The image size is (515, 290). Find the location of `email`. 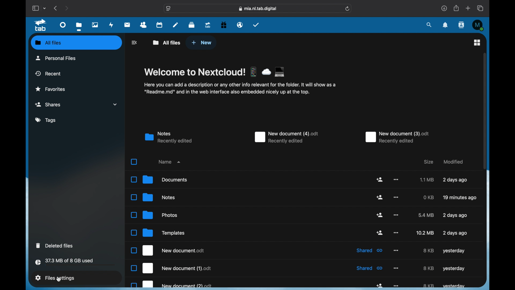

email is located at coordinates (240, 25).